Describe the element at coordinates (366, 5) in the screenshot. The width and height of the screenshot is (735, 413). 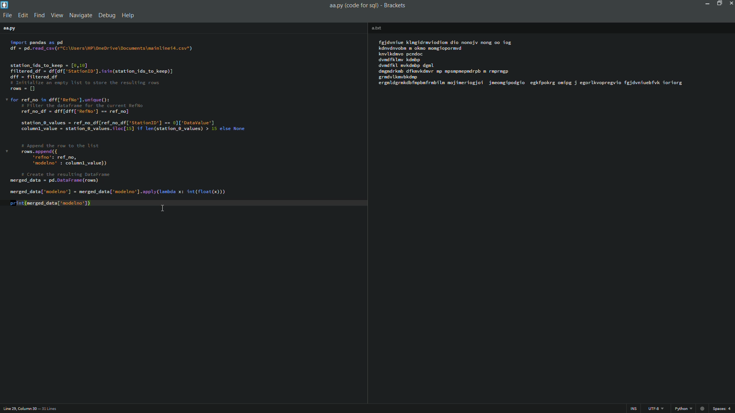
I see `aa.py(code for sql) brackets` at that location.